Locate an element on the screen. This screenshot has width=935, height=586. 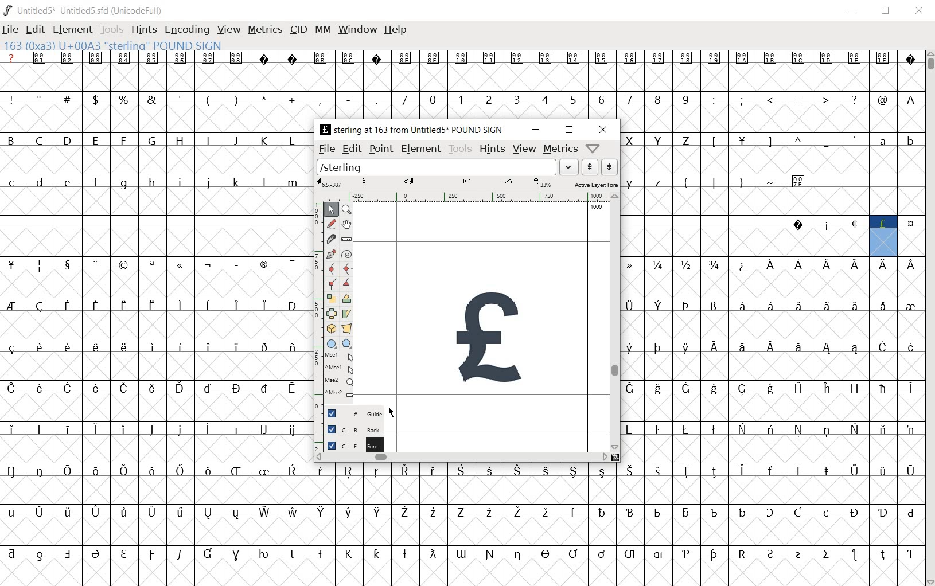
polygon/star is located at coordinates (350, 343).